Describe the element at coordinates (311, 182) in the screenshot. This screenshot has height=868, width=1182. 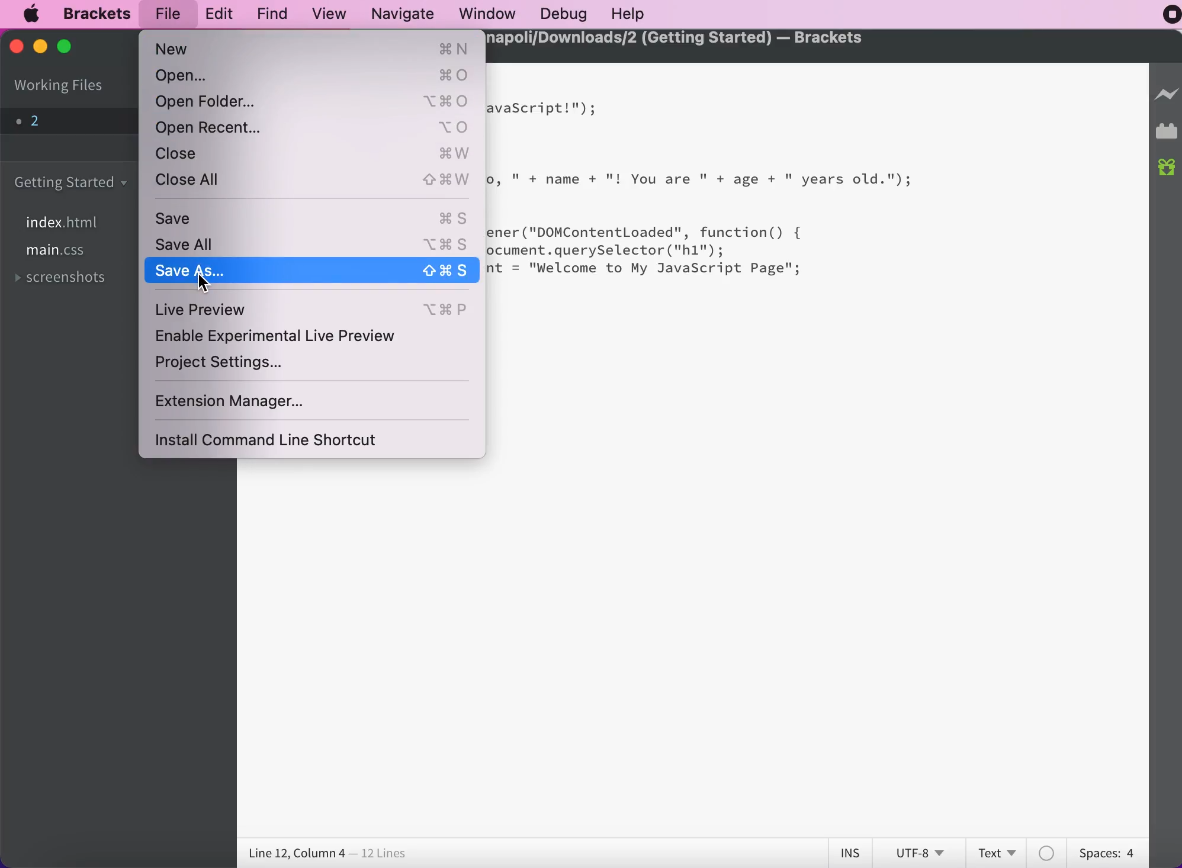
I see `close all` at that location.